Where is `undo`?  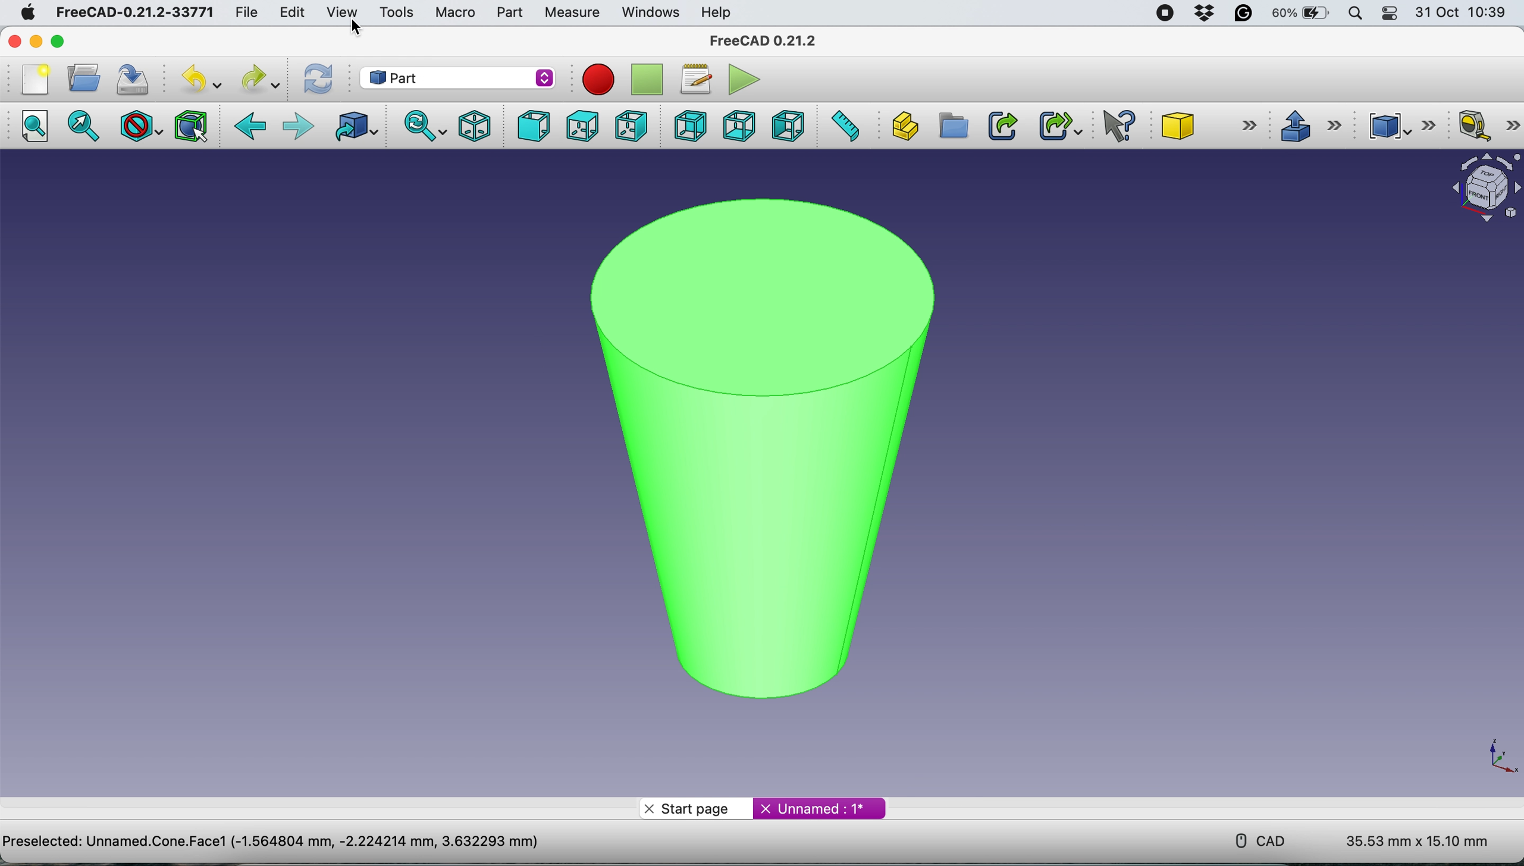
undo is located at coordinates (196, 80).